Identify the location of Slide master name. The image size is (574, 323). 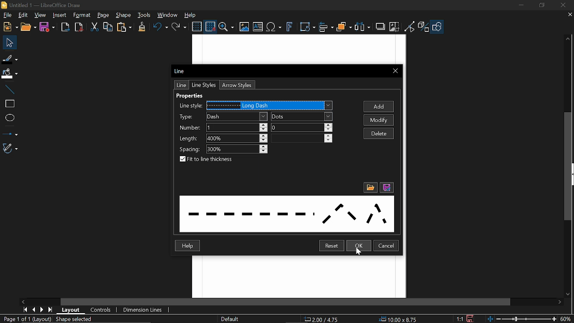
(234, 319).